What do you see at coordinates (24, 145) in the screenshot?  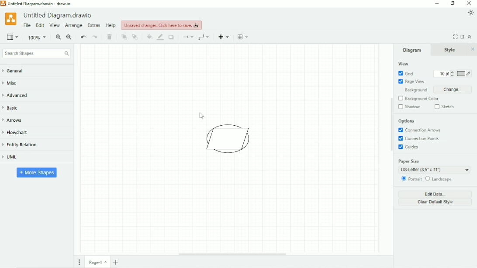 I see `Entity relation` at bounding box center [24, 145].